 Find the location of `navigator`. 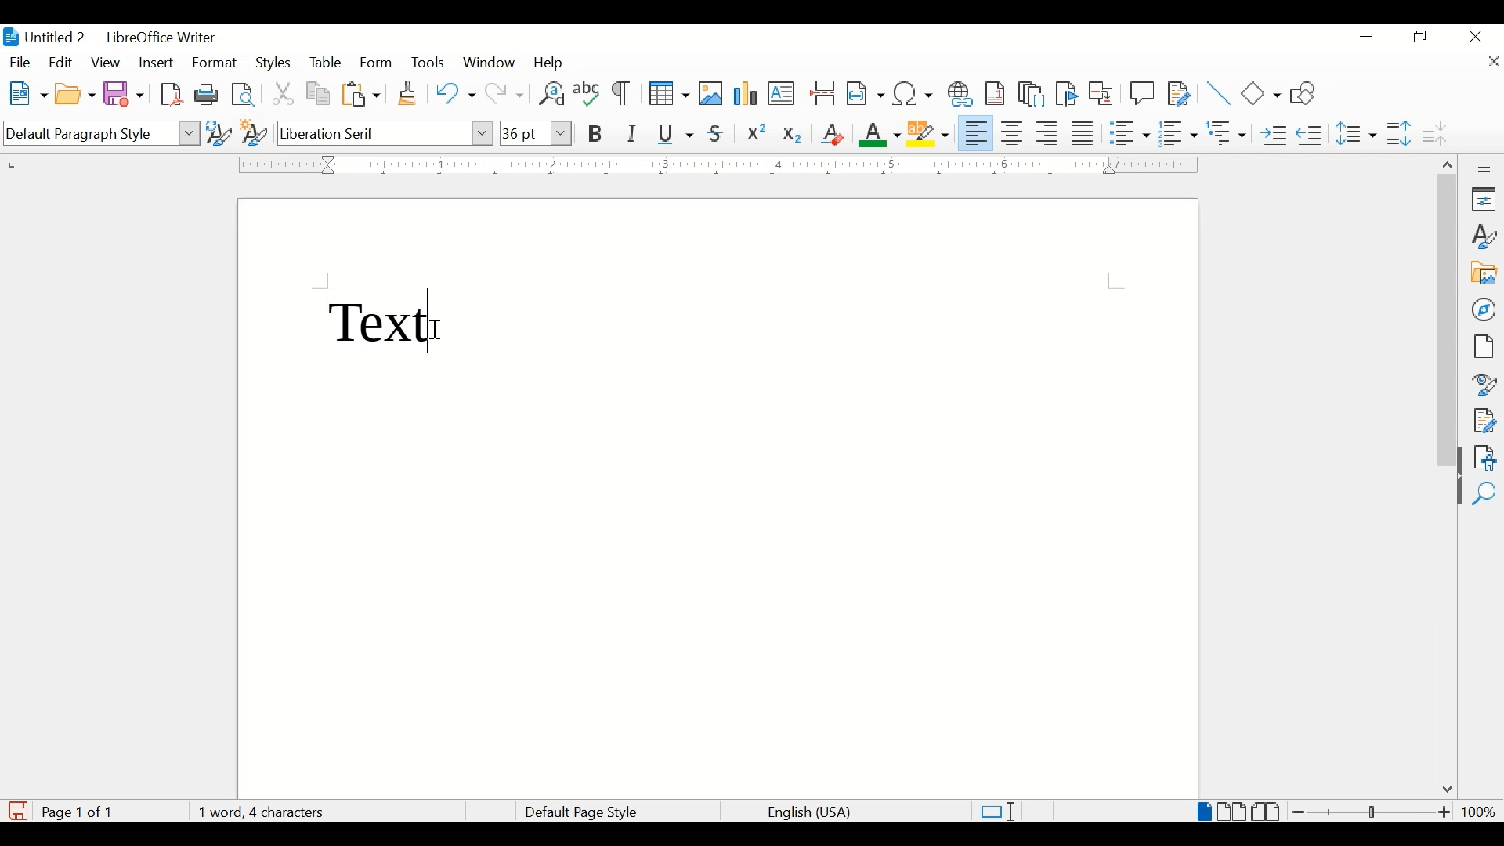

navigator is located at coordinates (1485, 309).